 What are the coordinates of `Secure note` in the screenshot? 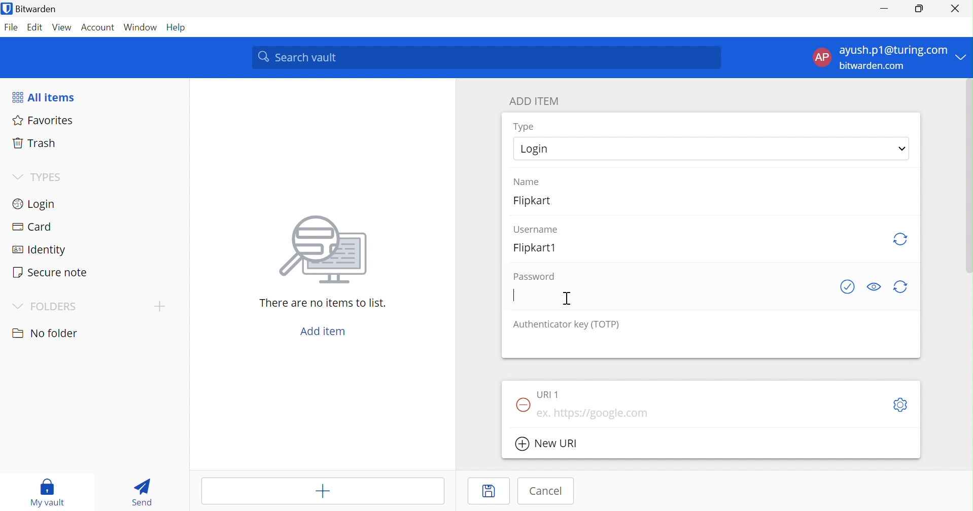 It's located at (51, 274).